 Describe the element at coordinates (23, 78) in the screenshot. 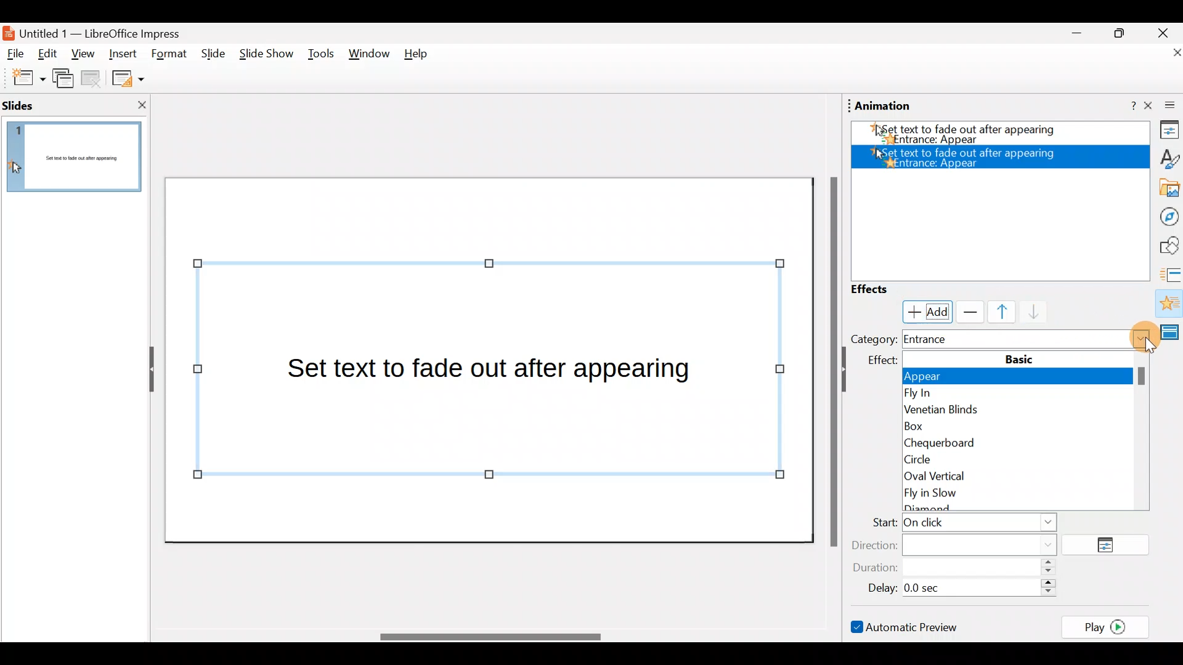

I see `New slide` at that location.